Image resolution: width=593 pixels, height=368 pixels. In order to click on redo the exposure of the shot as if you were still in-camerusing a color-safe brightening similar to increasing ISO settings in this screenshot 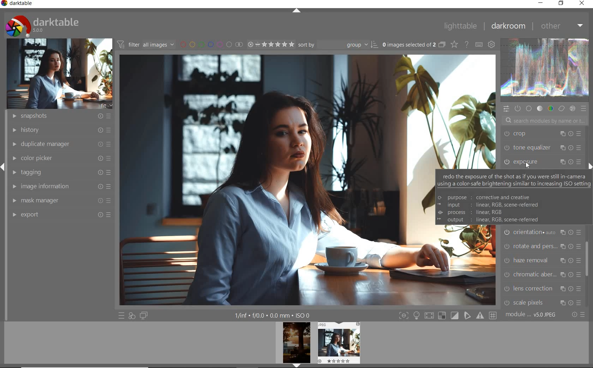, I will do `click(515, 179)`.